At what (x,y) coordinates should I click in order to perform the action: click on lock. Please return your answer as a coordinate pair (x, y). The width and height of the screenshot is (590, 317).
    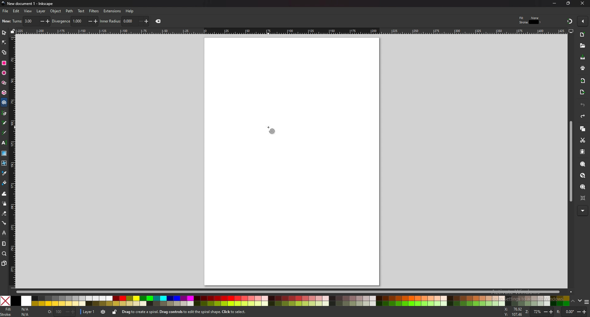
    Looking at the image, I should click on (115, 313).